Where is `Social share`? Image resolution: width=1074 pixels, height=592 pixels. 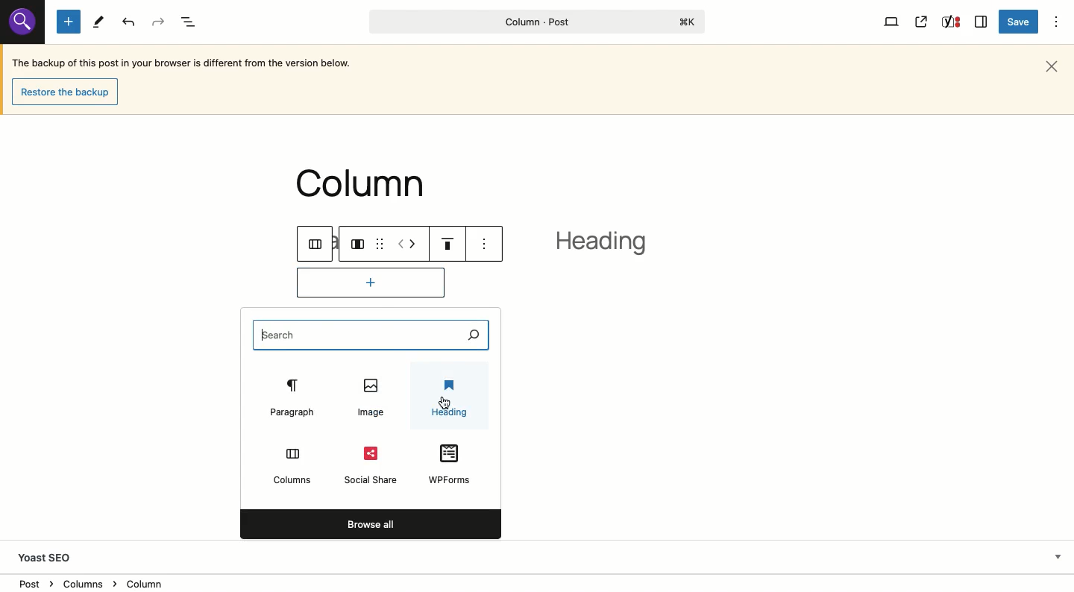
Social share is located at coordinates (365, 464).